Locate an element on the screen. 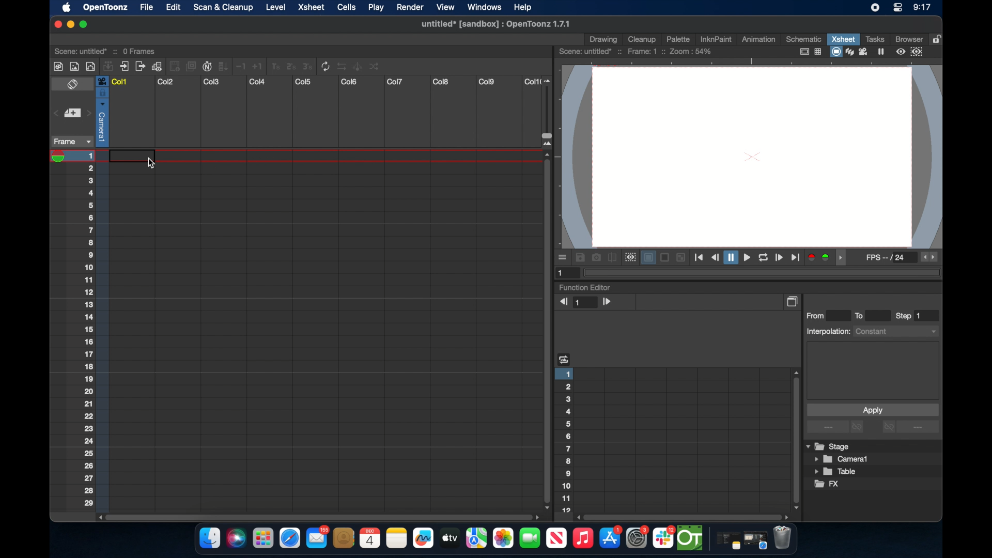 The height and width of the screenshot is (558, 992). backgrounds is located at coordinates (663, 257).